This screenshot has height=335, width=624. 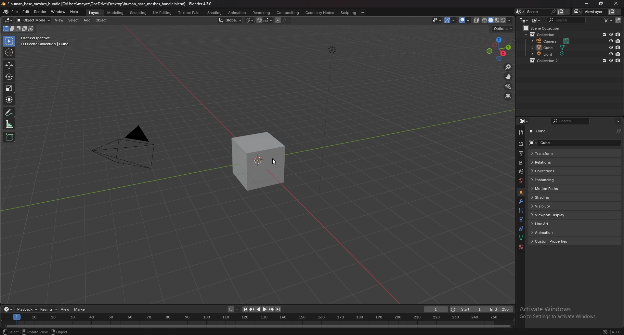 I want to click on zoom, so click(x=508, y=67).